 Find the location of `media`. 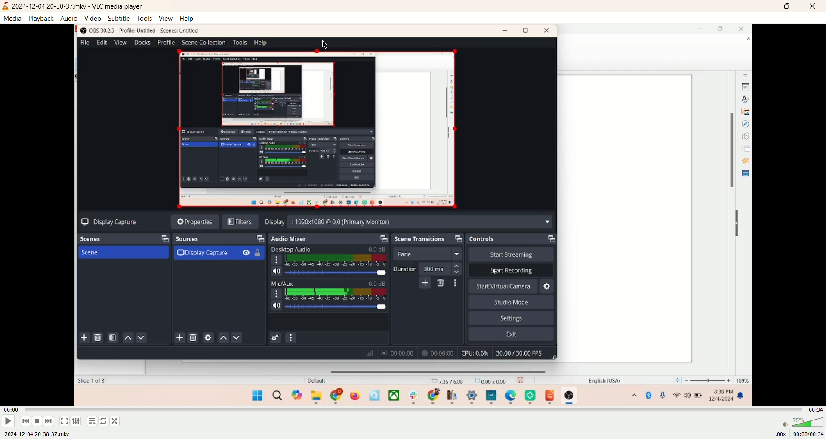

media is located at coordinates (12, 19).